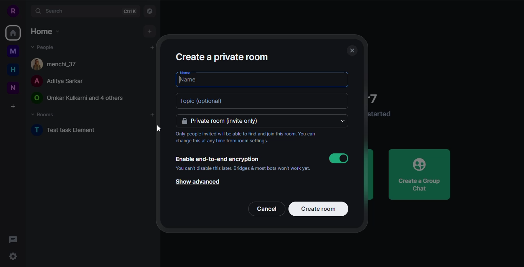  What do you see at coordinates (13, 51) in the screenshot?
I see `myspace` at bounding box center [13, 51].